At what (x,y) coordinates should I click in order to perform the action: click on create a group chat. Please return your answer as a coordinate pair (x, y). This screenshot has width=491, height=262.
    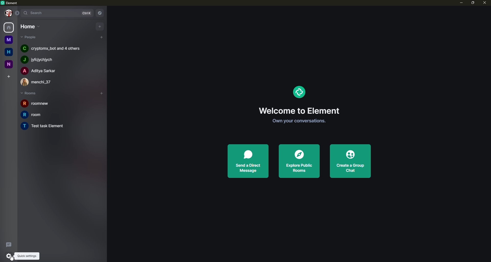
    Looking at the image, I should click on (349, 161).